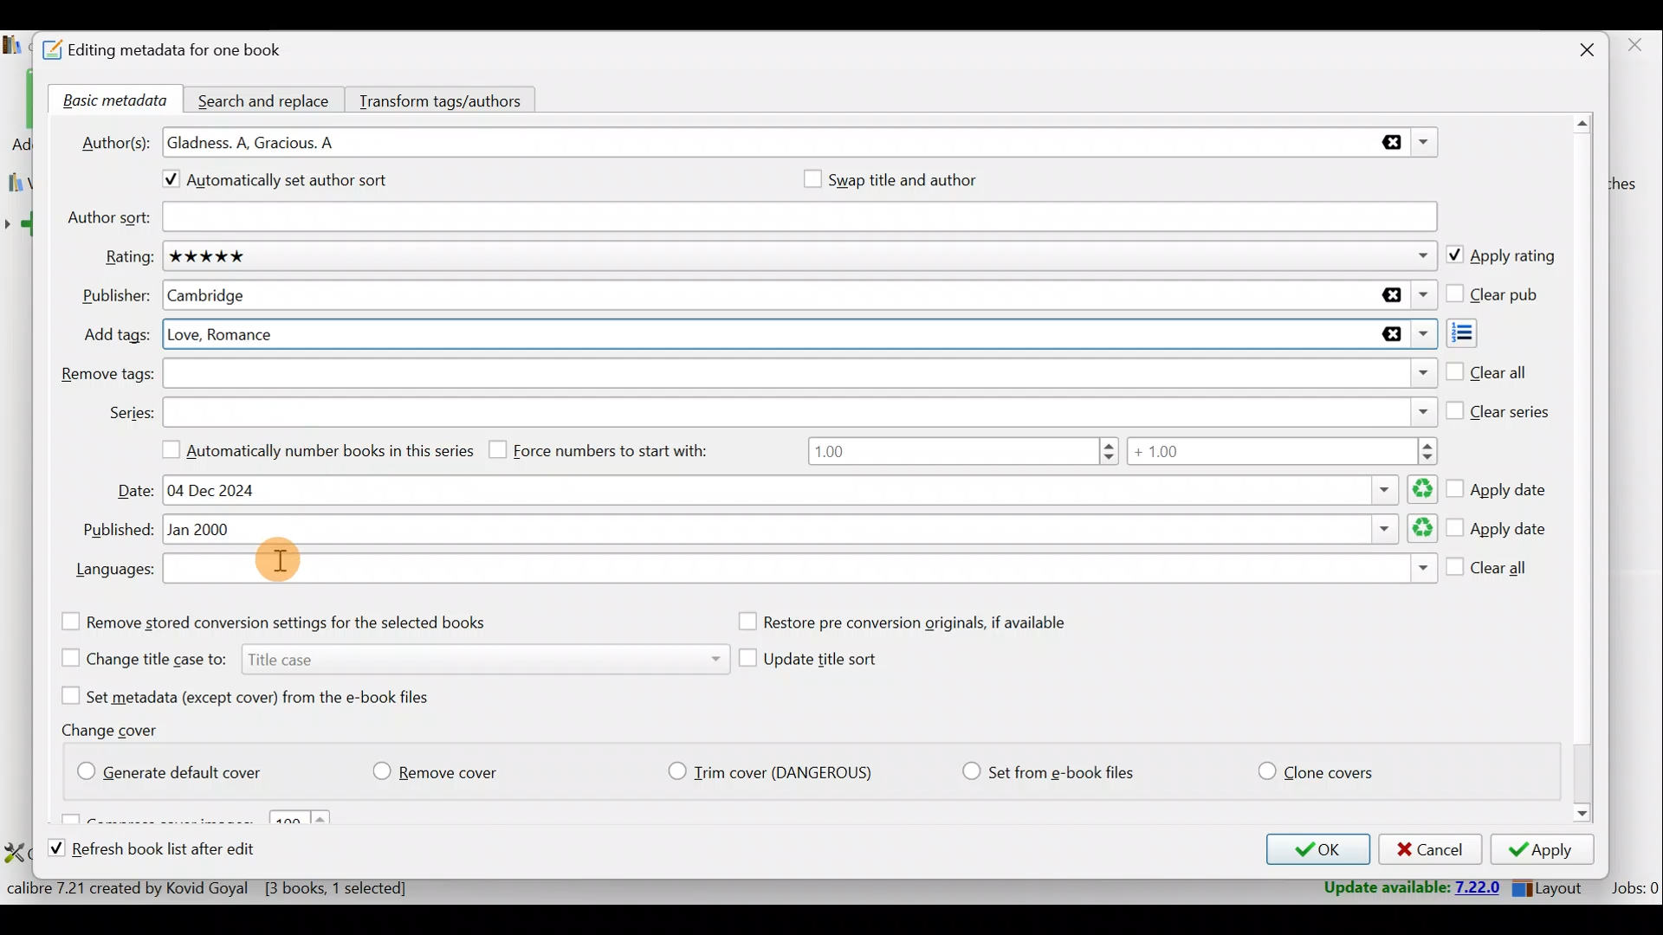  I want to click on Editing metadata for one book, so click(184, 51).